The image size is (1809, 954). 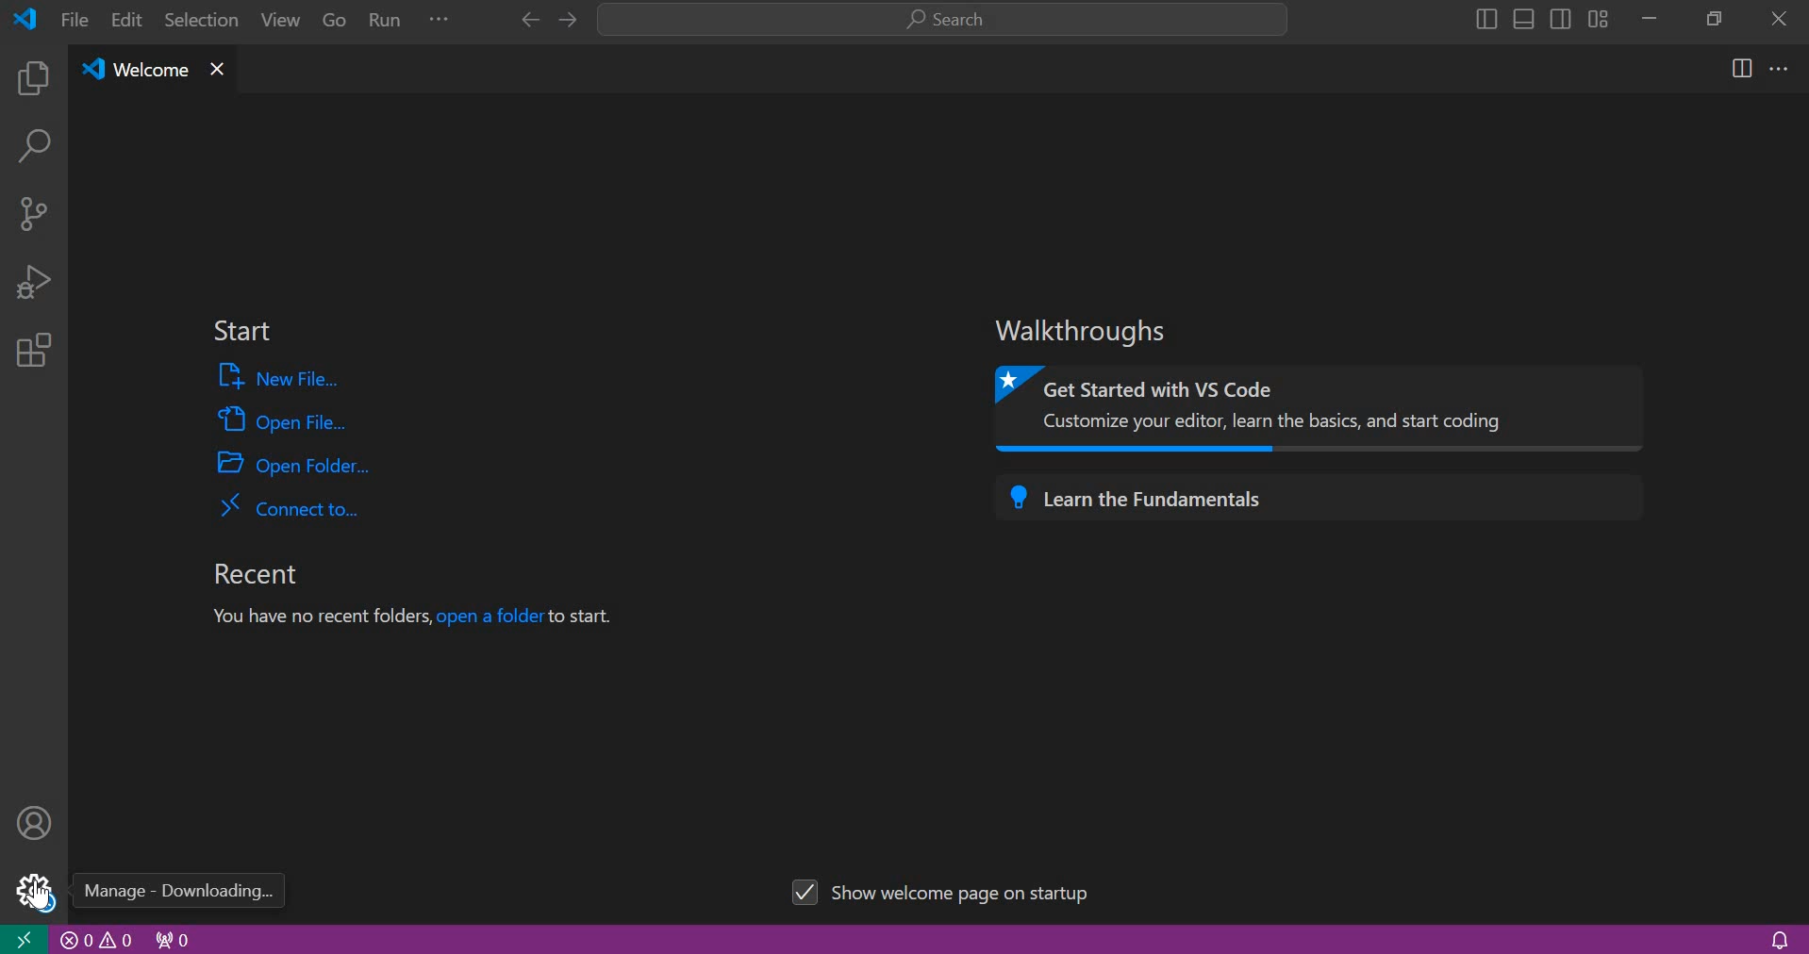 I want to click on vscode system, so click(x=30, y=19).